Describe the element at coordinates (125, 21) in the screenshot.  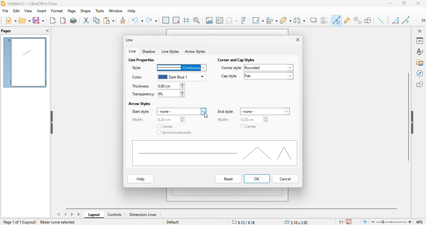
I see `clone formatting` at that location.